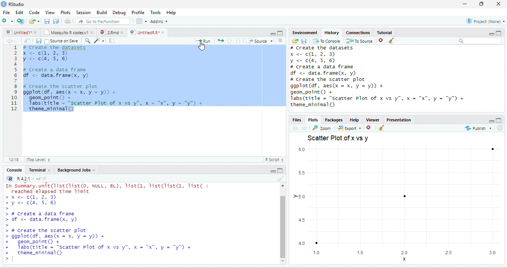 This screenshot has width=507, height=268. Describe the element at coordinates (68, 21) in the screenshot. I see `Print the current file` at that location.